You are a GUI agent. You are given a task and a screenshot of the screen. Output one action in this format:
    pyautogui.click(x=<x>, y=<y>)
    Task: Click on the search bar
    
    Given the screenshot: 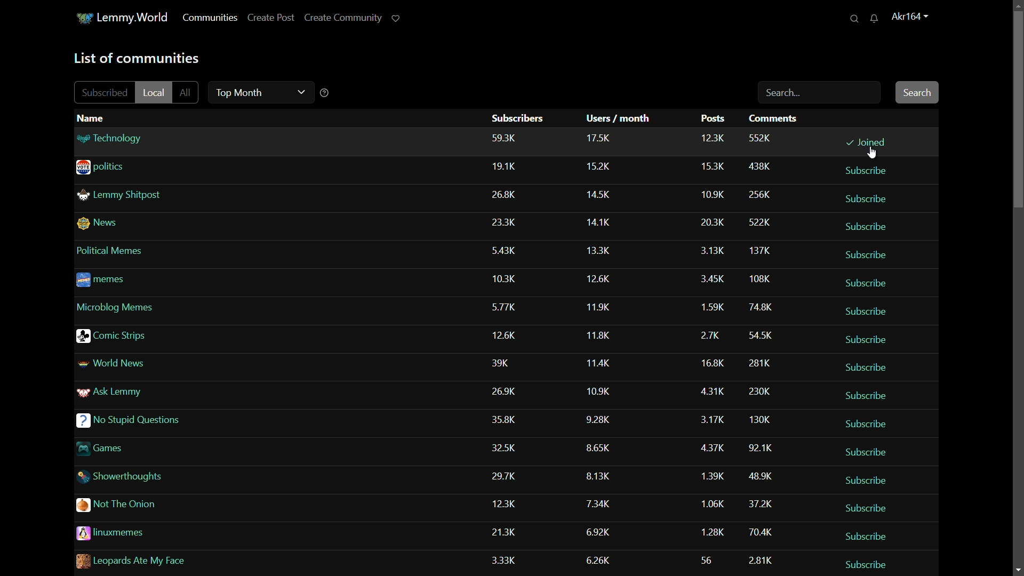 What is the action you would take?
    pyautogui.click(x=820, y=94)
    